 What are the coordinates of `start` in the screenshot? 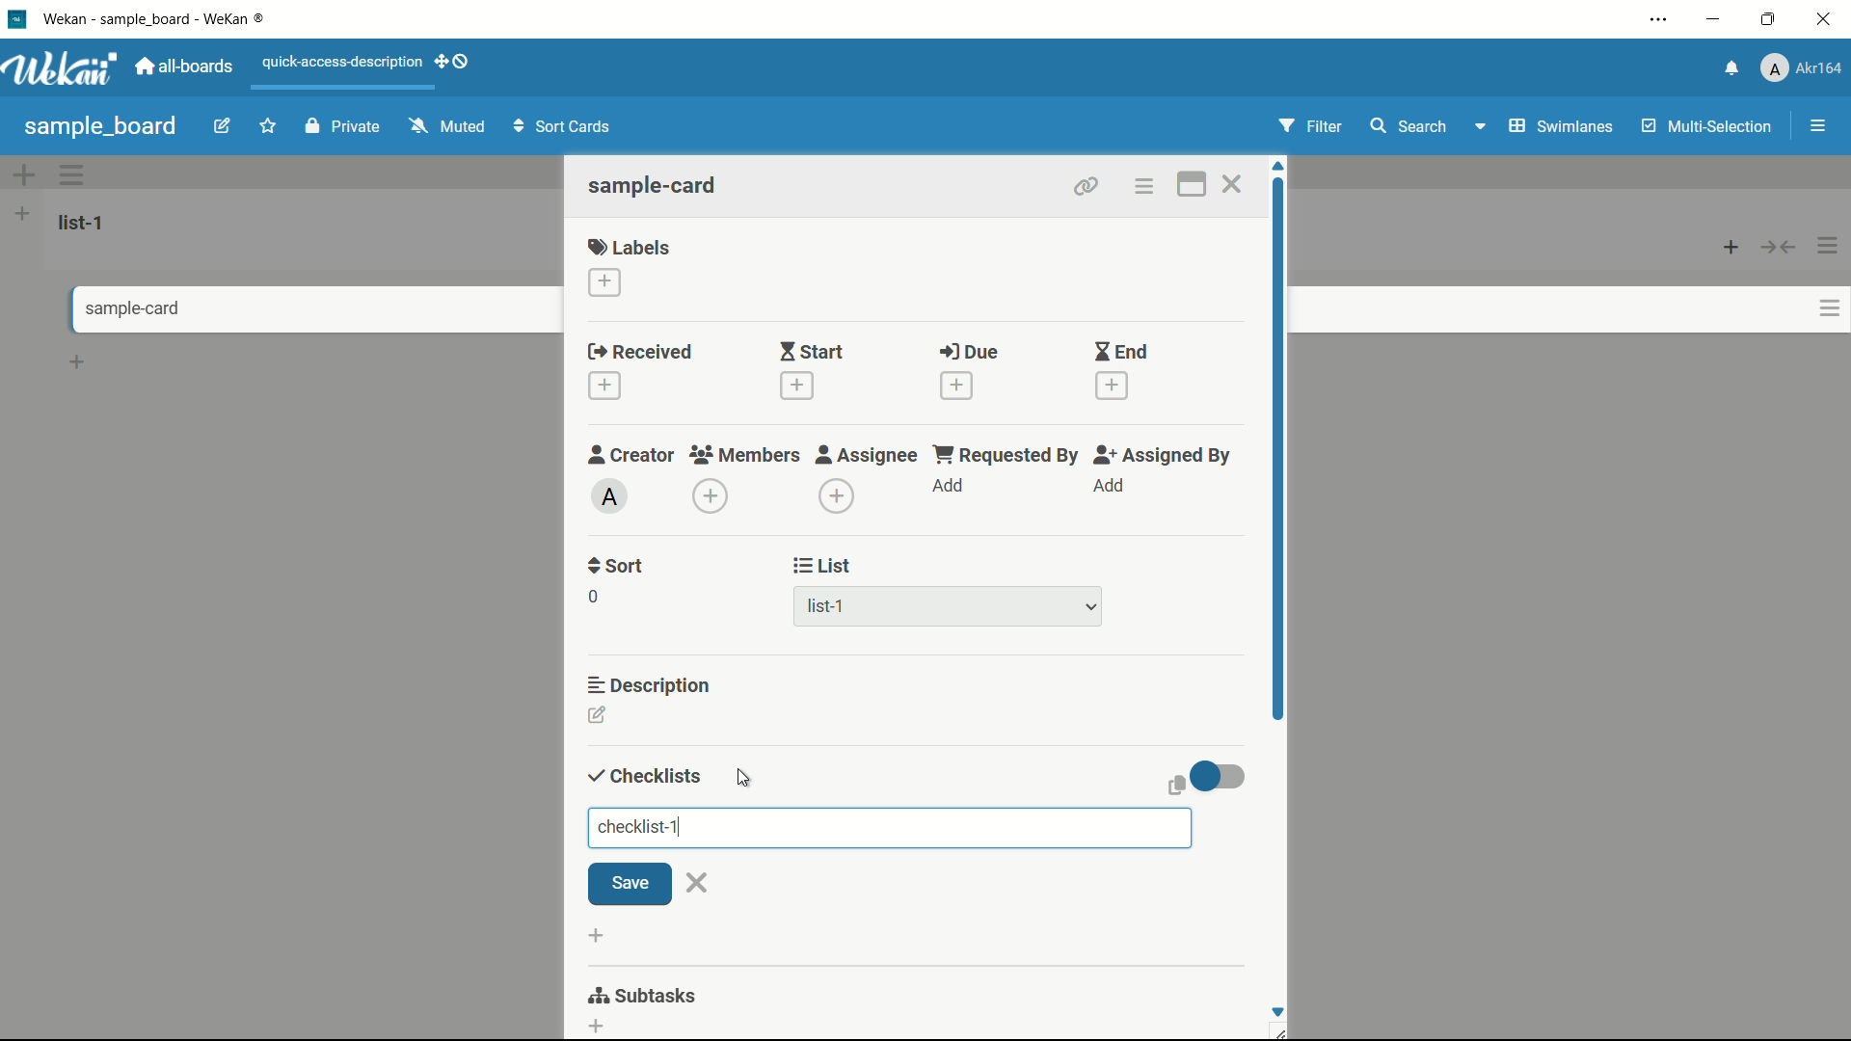 It's located at (811, 354).